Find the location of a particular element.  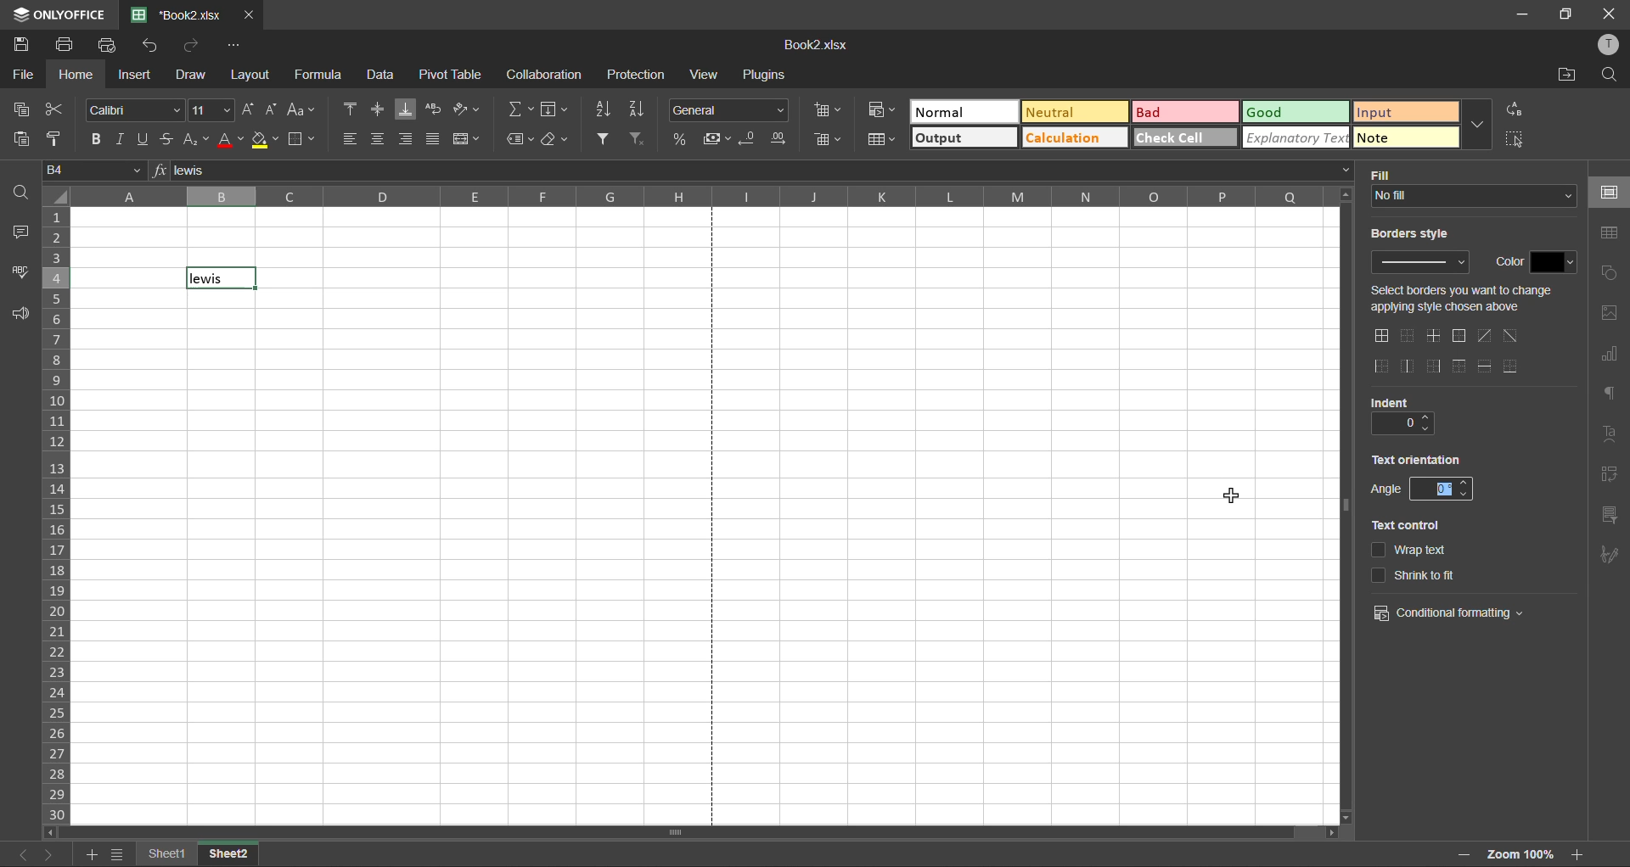

copy style is located at coordinates (61, 143).